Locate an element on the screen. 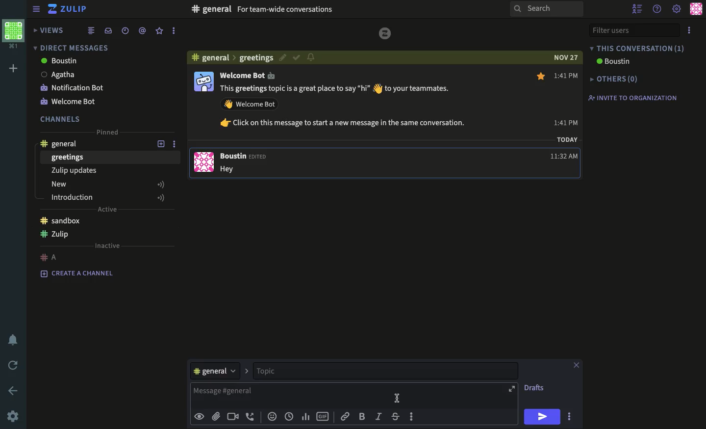 This screenshot has height=429, width=706. refresh is located at coordinates (15, 366).